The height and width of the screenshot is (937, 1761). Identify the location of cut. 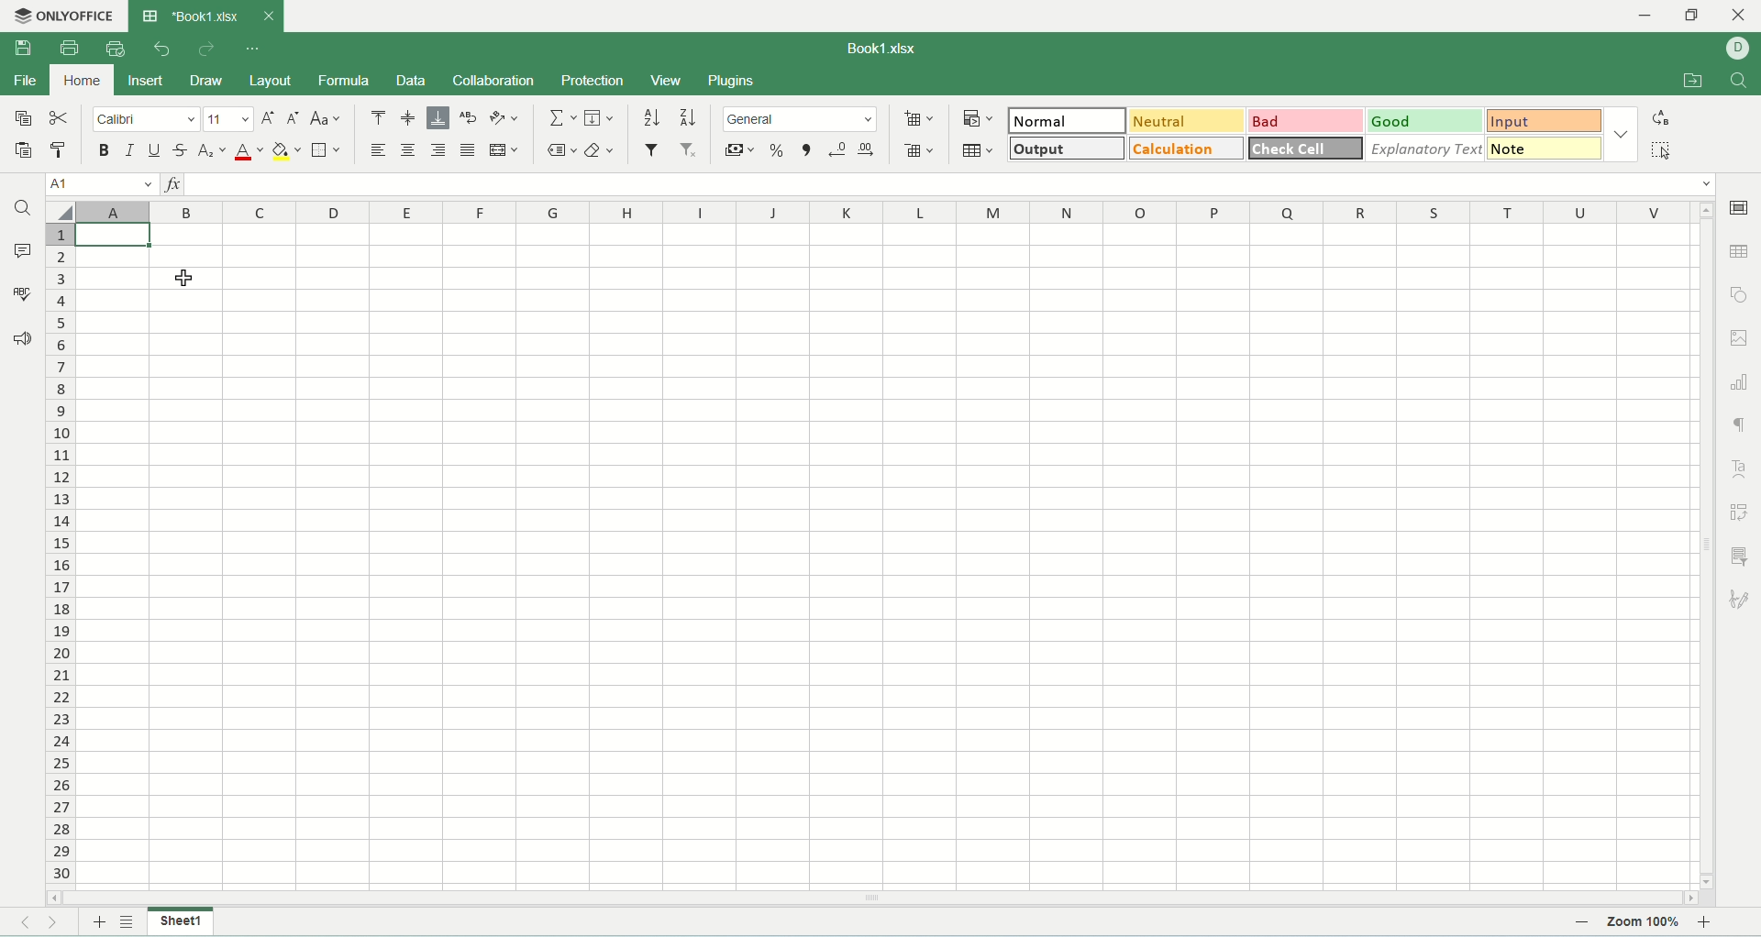
(58, 117).